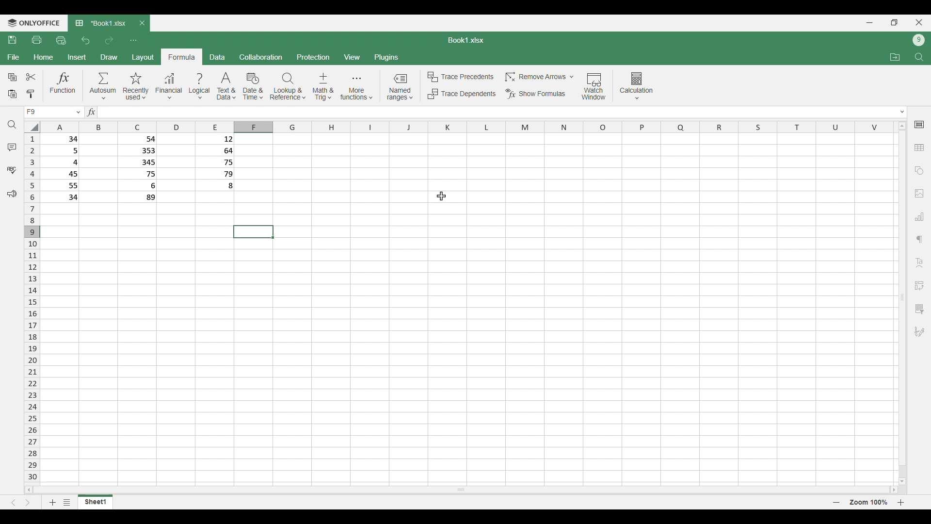  Describe the element at coordinates (31, 127) in the screenshot. I see `Click to select all cells` at that location.